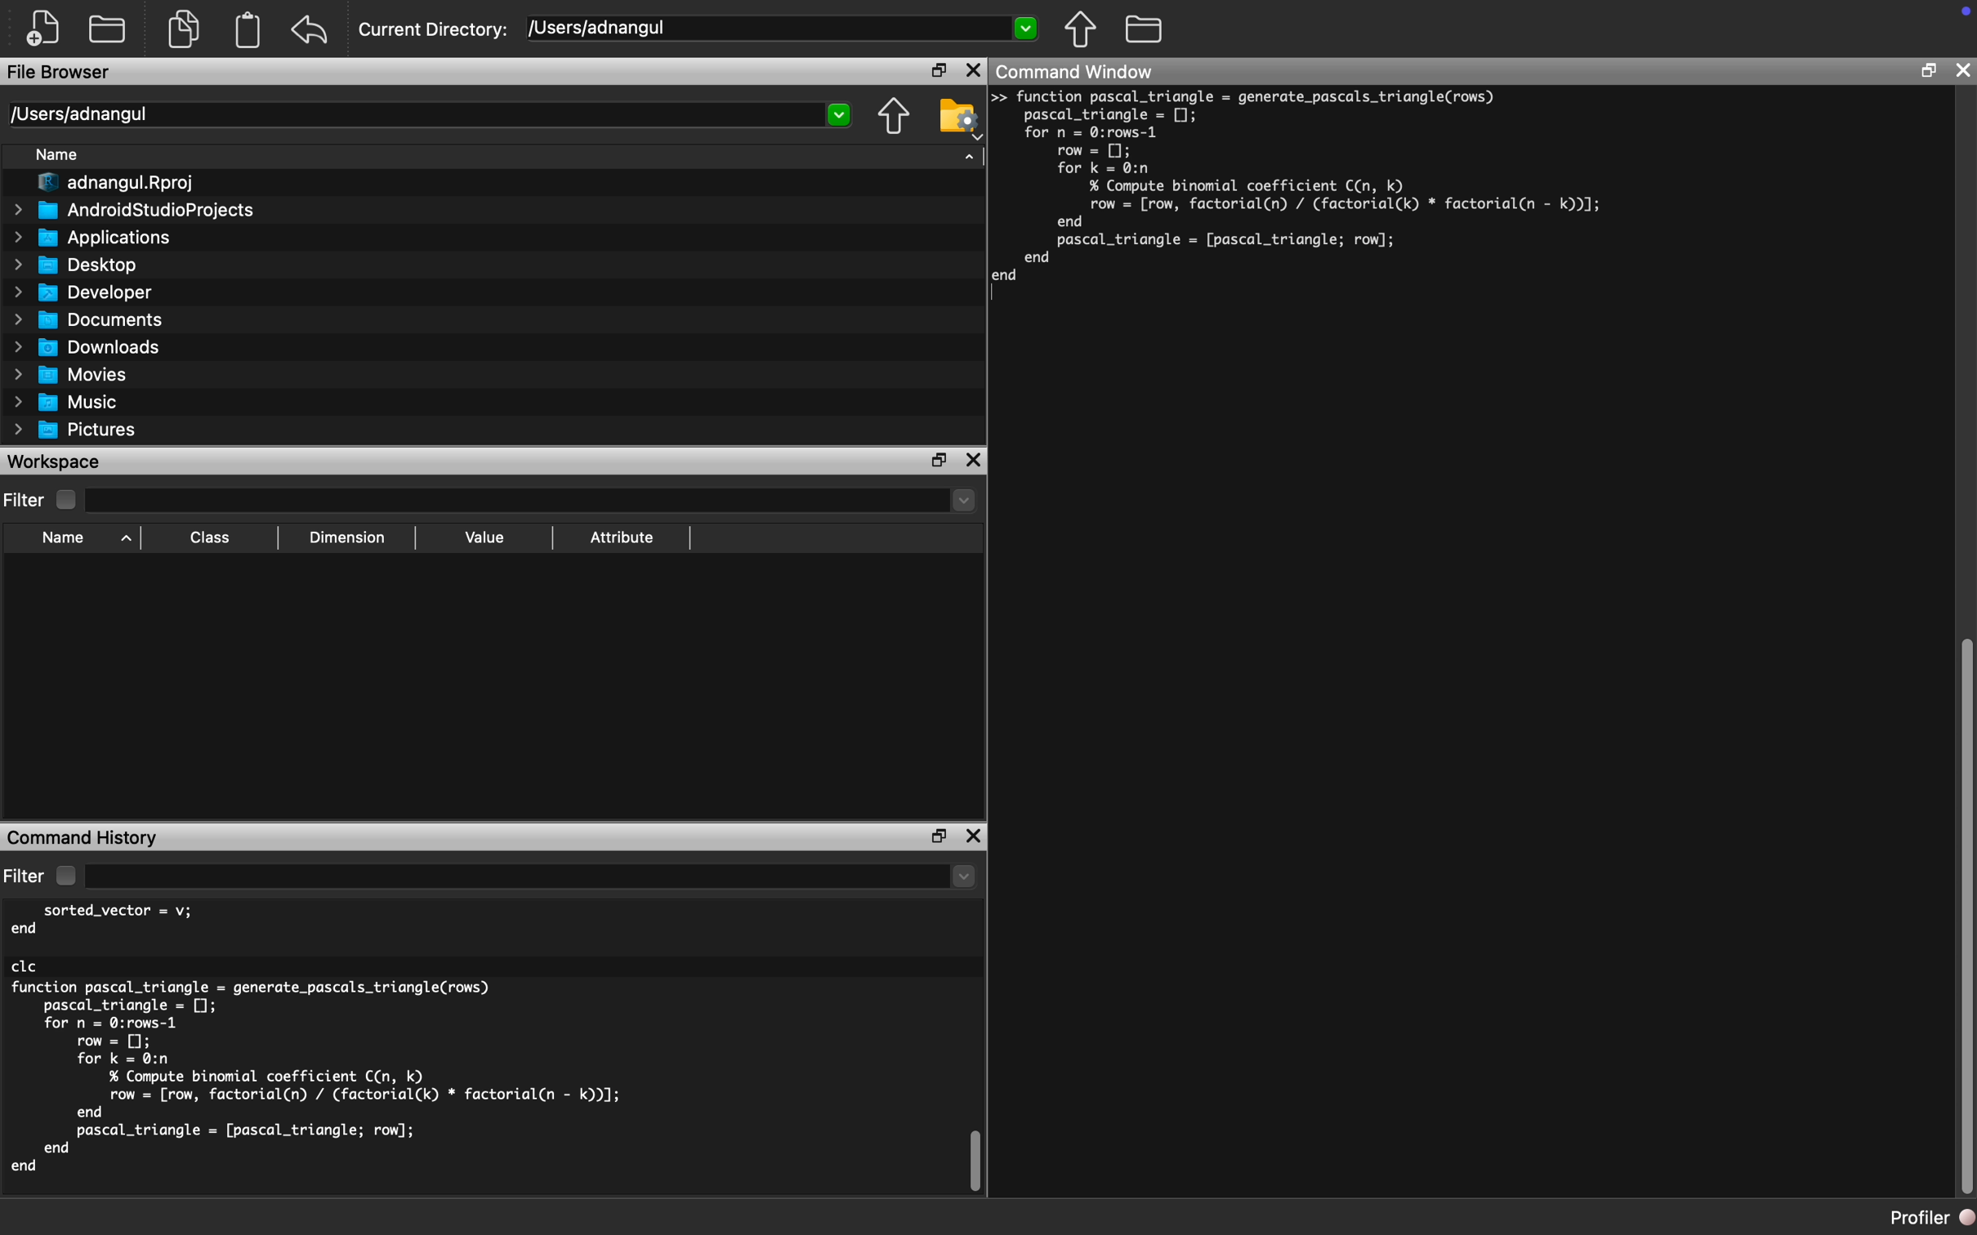 The width and height of the screenshot is (1977, 1235). What do you see at coordinates (938, 69) in the screenshot?
I see `Restore Down` at bounding box center [938, 69].